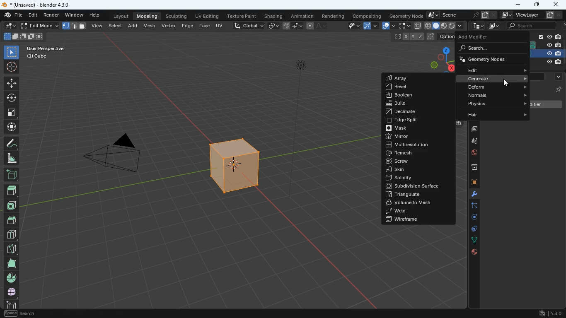  Describe the element at coordinates (473, 183) in the screenshot. I see `cube` at that location.